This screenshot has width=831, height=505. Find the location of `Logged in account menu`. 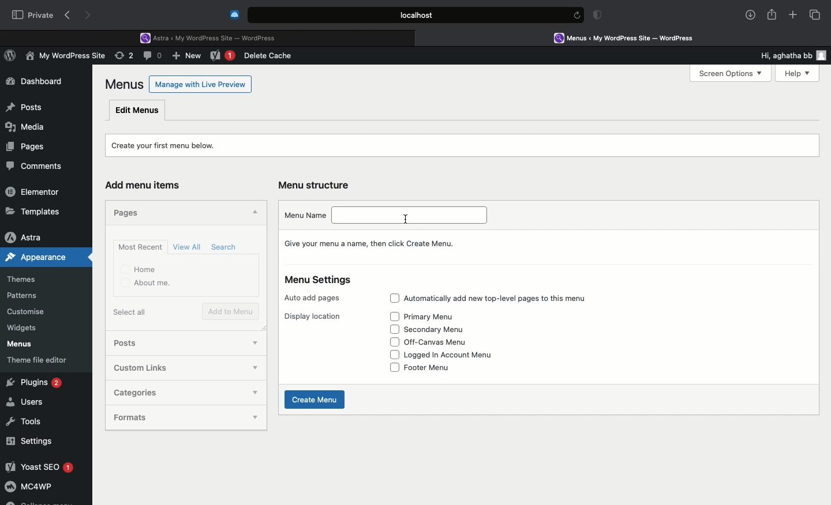

Logged in account menu is located at coordinates (459, 354).